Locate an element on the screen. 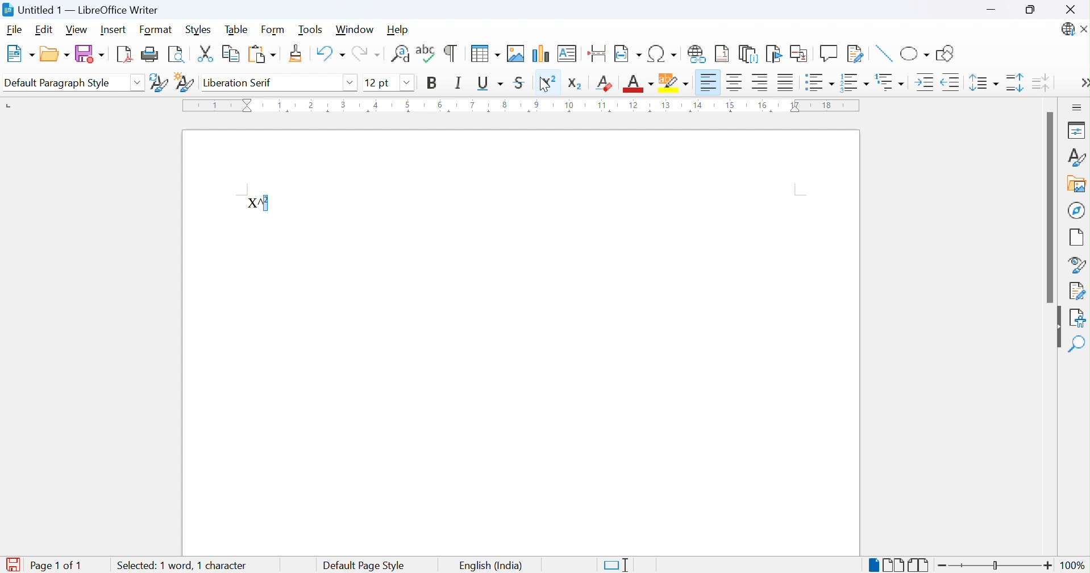 This screenshot has width=1090, height=573. Styles is located at coordinates (198, 28).